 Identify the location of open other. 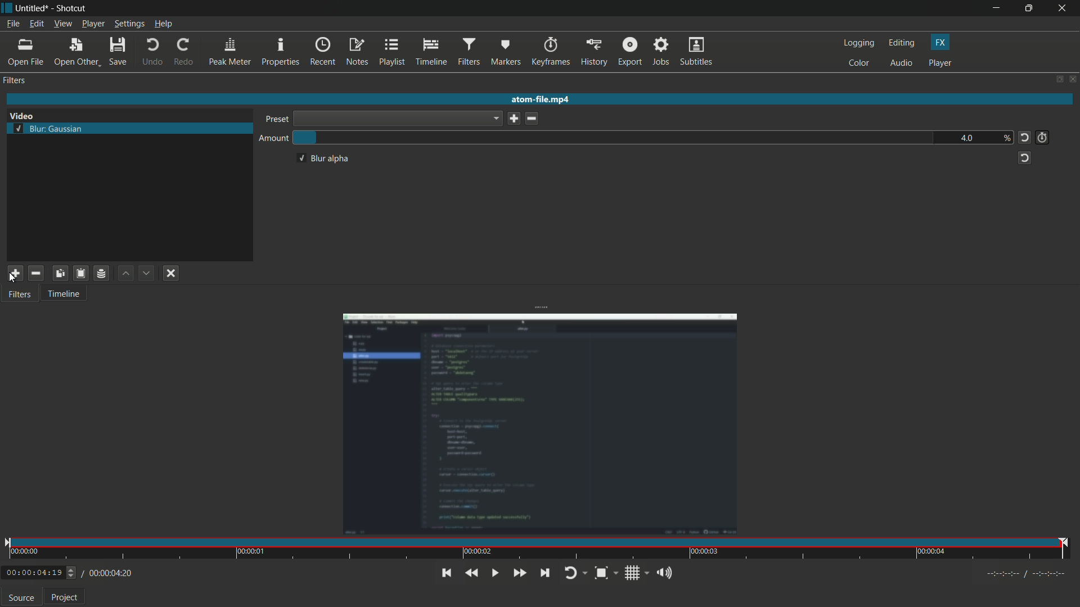
(76, 54).